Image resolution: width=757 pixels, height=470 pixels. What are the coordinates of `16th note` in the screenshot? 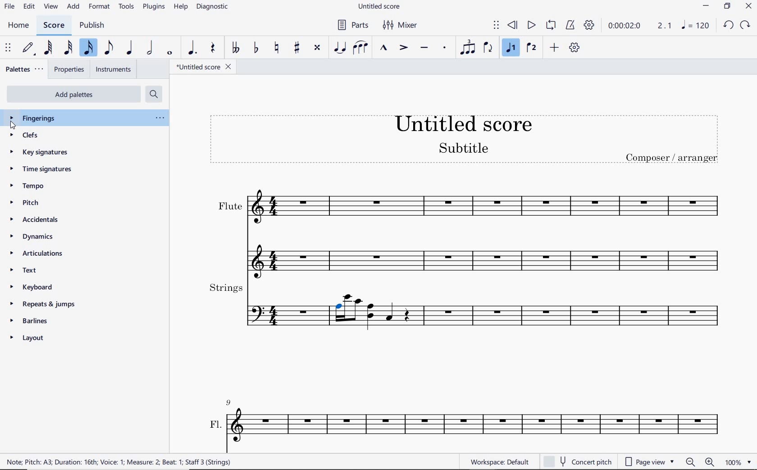 It's located at (87, 47).